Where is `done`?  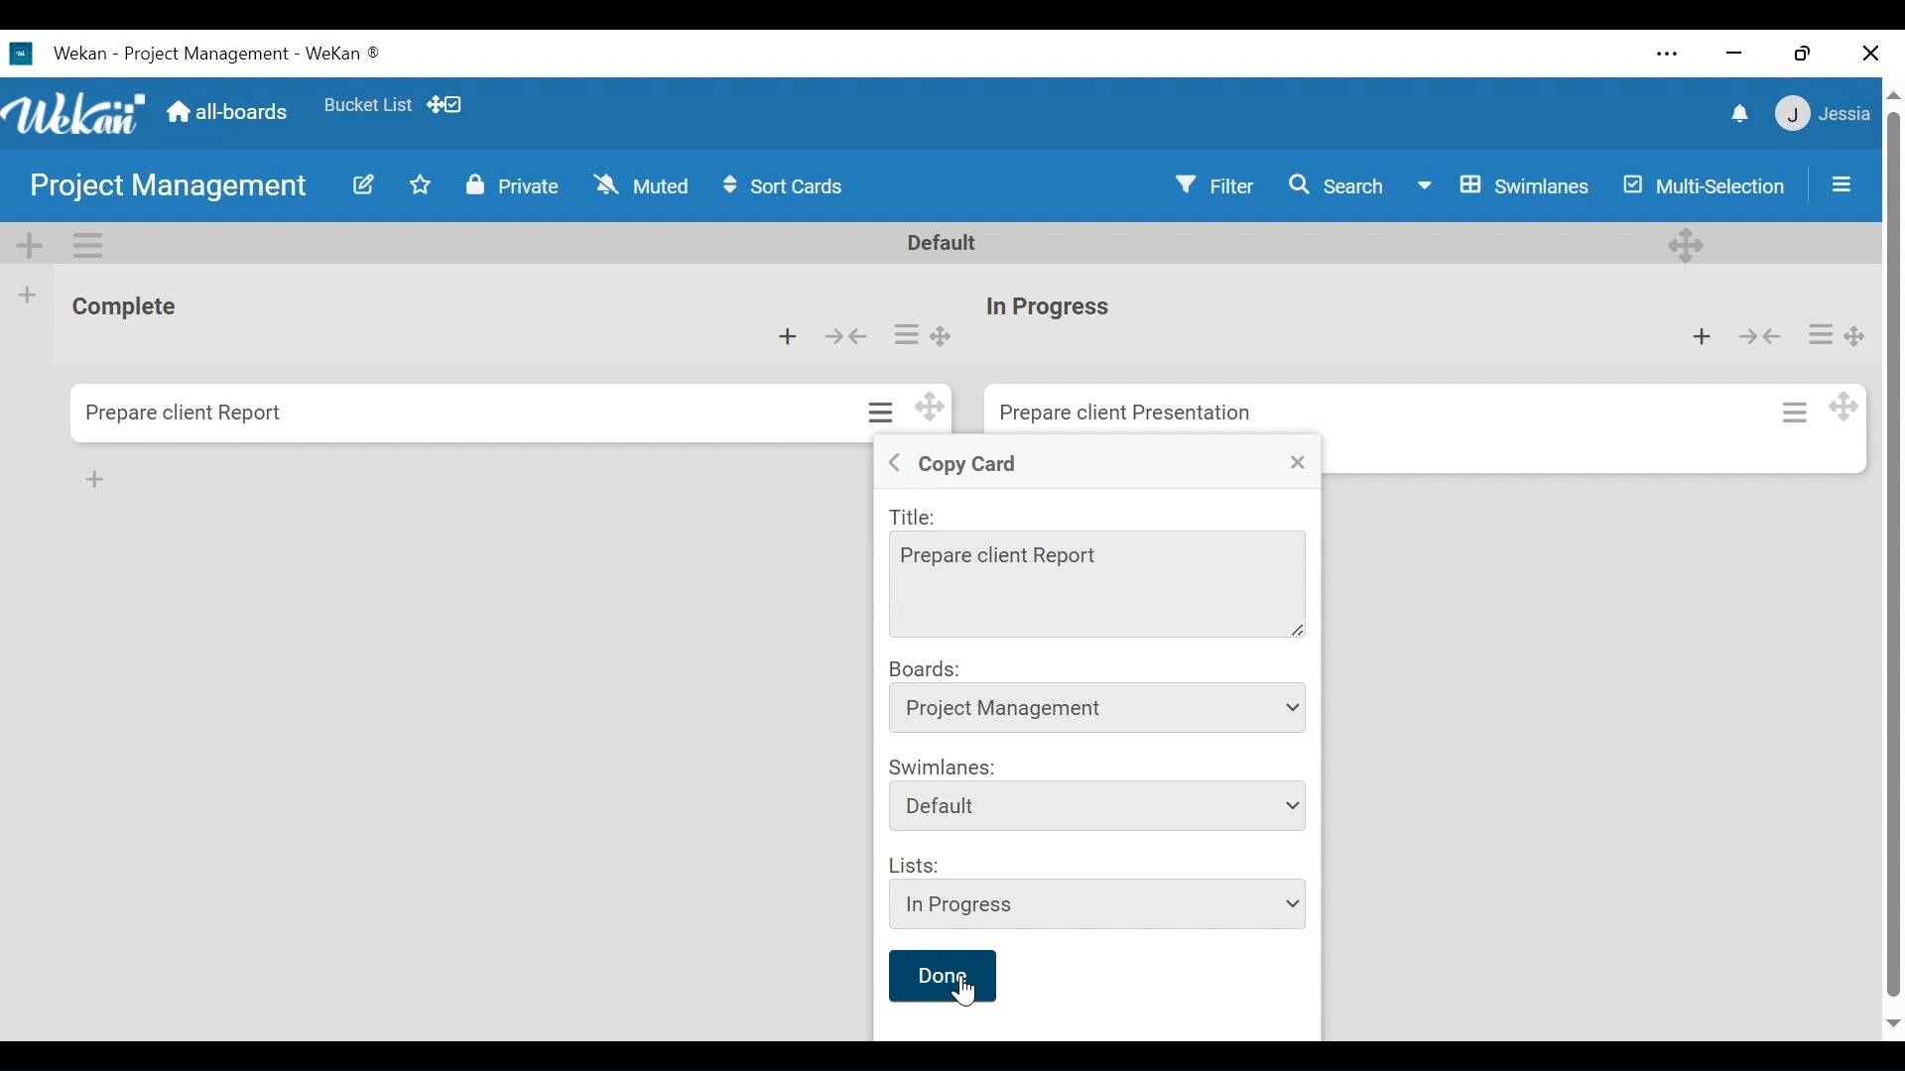
done is located at coordinates (957, 979).